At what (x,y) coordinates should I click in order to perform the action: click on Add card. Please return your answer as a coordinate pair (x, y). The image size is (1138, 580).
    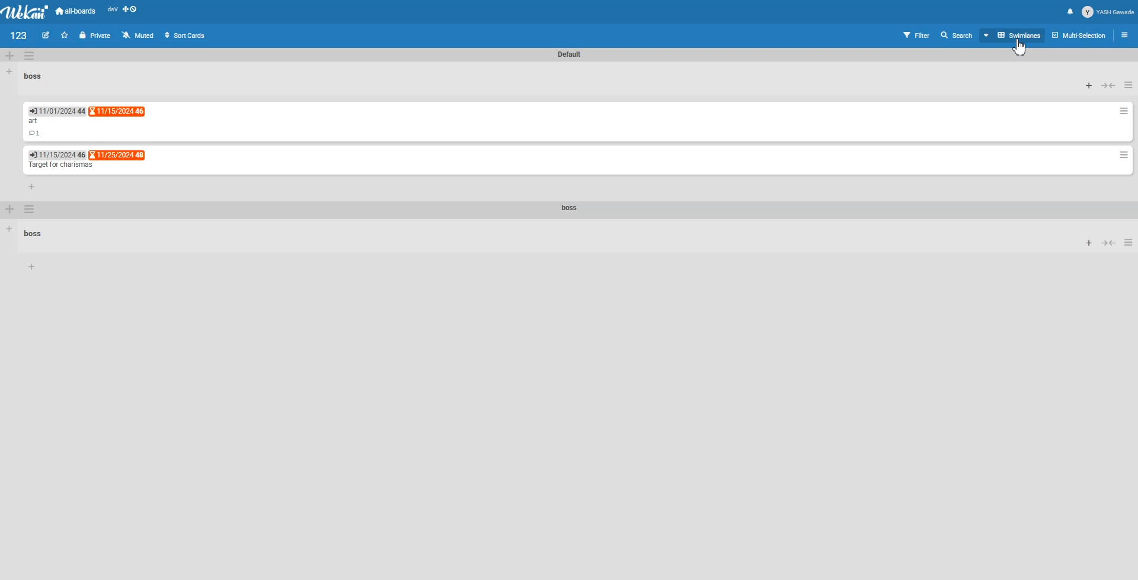
    Looking at the image, I should click on (1089, 242).